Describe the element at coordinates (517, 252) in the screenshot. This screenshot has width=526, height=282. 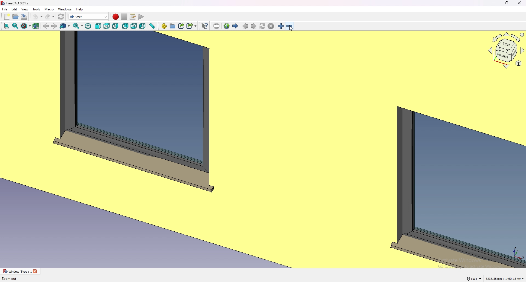
I see `axis` at that location.